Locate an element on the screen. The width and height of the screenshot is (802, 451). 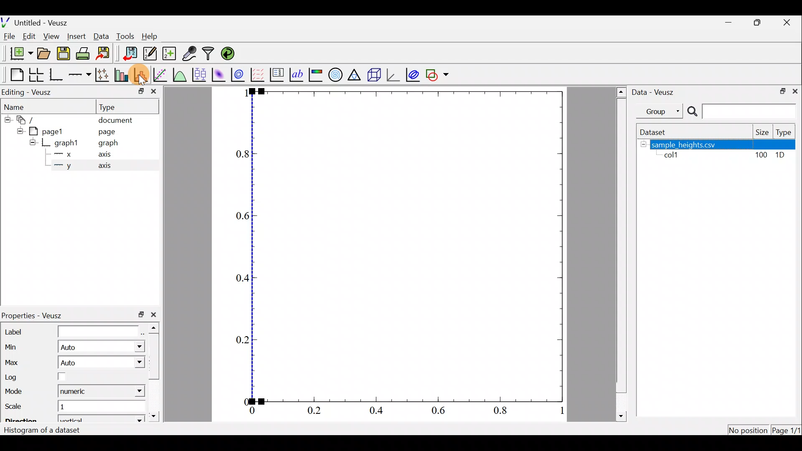
plot bar charts is located at coordinates (122, 75).